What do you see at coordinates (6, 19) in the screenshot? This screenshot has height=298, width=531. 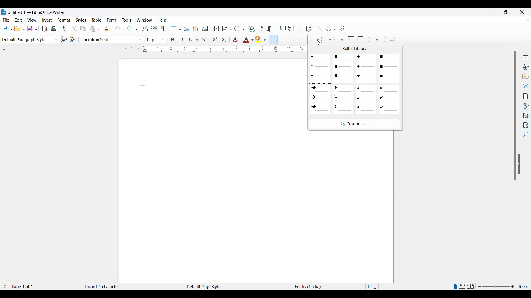 I see `File` at bounding box center [6, 19].